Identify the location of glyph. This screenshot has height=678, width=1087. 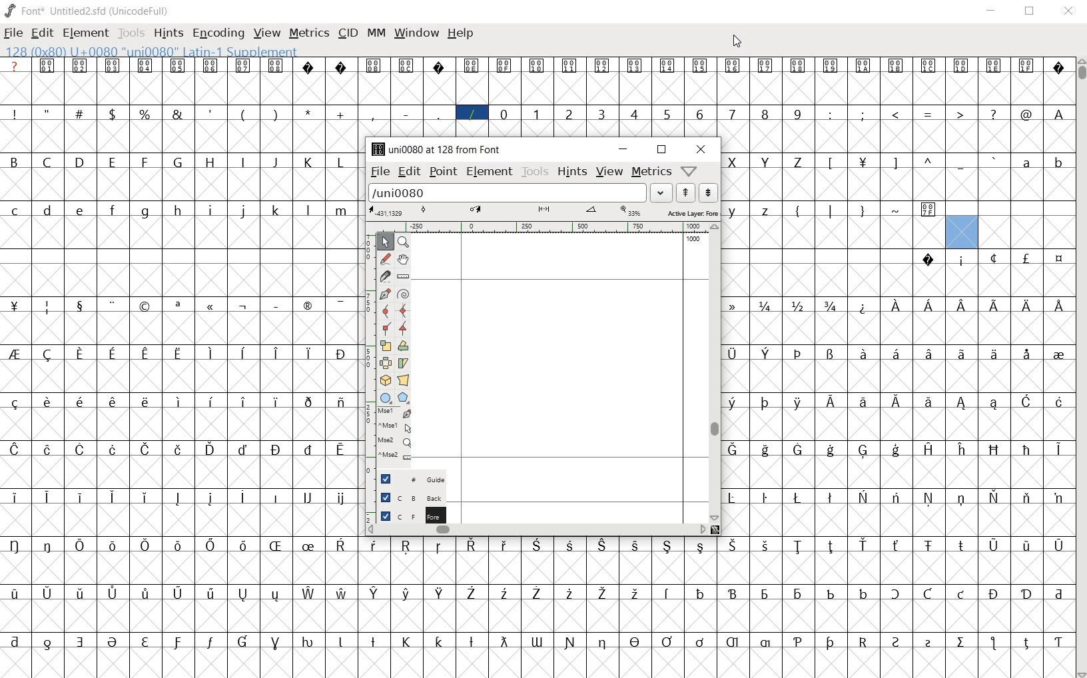
(765, 306).